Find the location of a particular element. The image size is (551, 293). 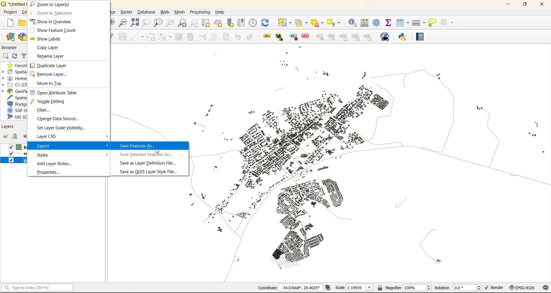

pin/unpin labels and diagrams is located at coordinates (320, 37).